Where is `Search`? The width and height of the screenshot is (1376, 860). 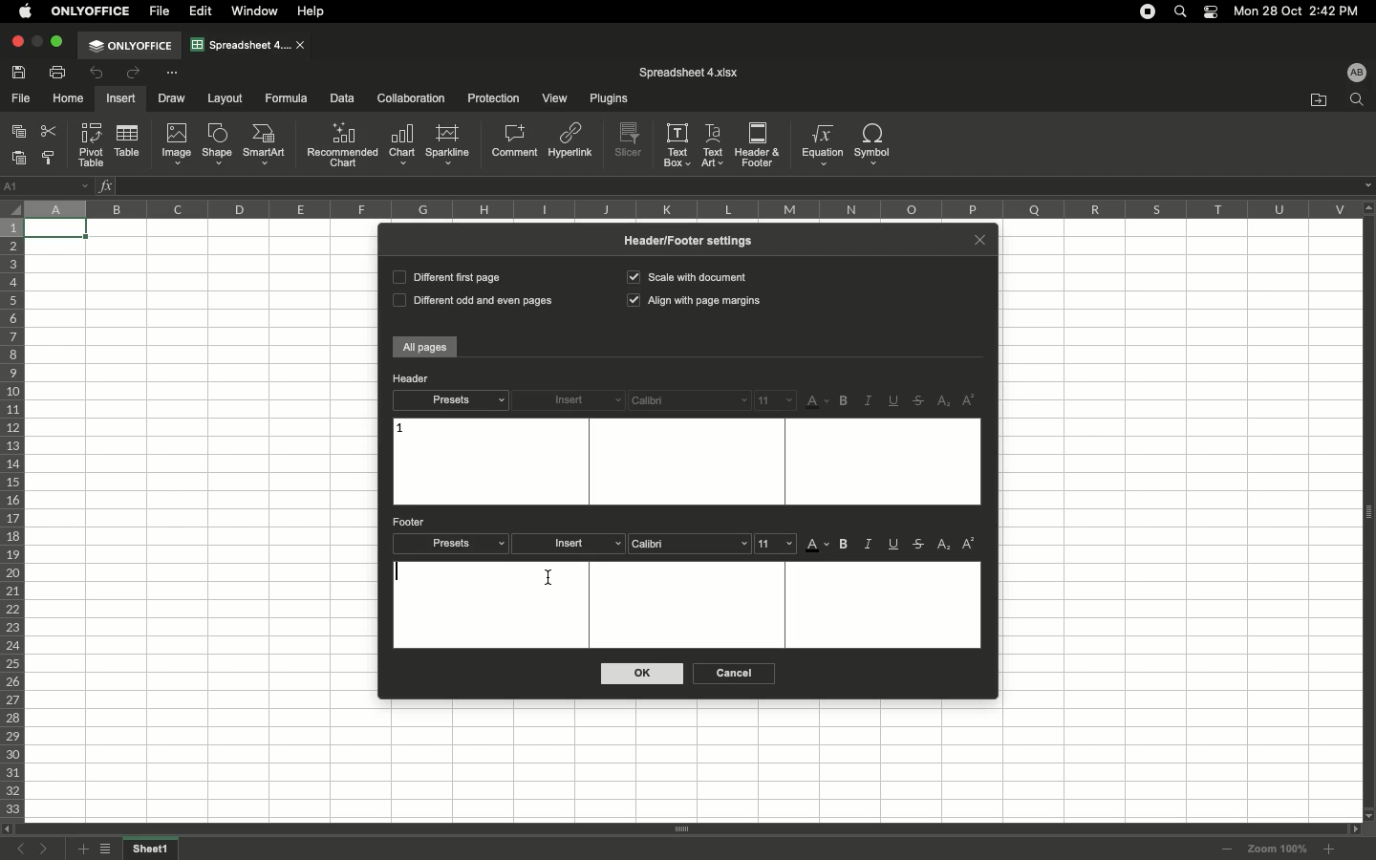
Search is located at coordinates (1183, 11).